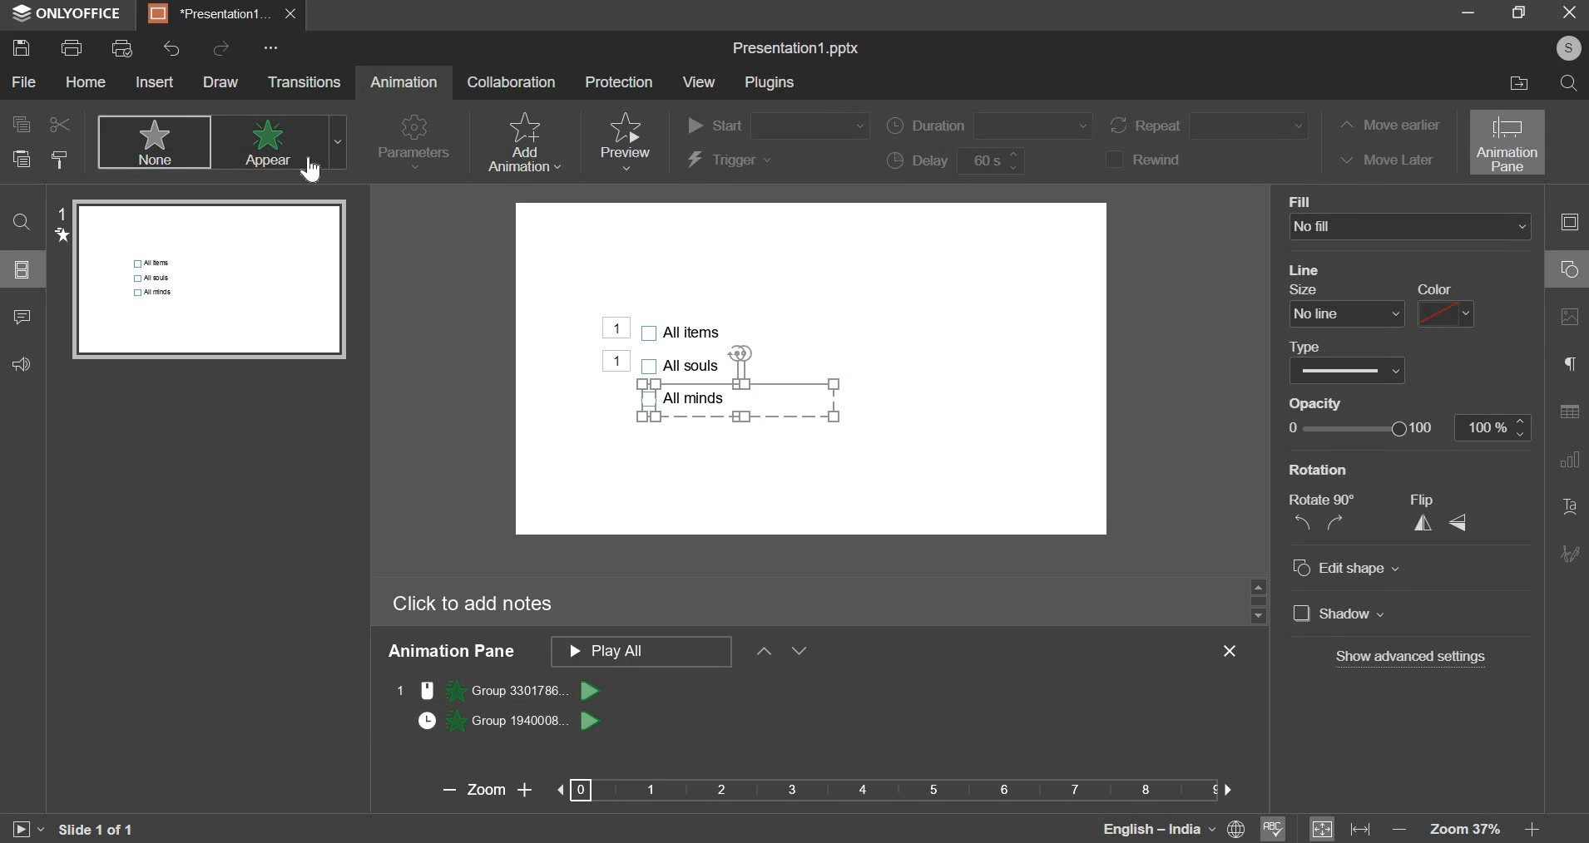 This screenshot has width=1589, height=843. What do you see at coordinates (57, 124) in the screenshot?
I see `cut` at bounding box center [57, 124].